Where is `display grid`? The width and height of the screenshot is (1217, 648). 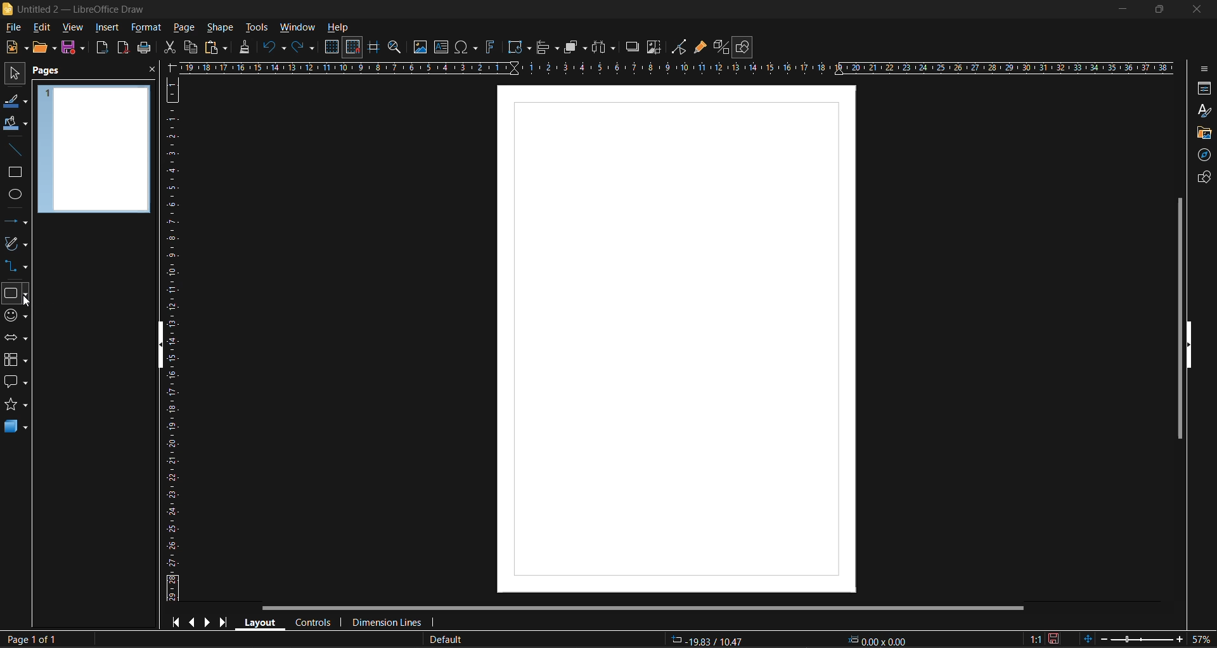
display grid is located at coordinates (333, 48).